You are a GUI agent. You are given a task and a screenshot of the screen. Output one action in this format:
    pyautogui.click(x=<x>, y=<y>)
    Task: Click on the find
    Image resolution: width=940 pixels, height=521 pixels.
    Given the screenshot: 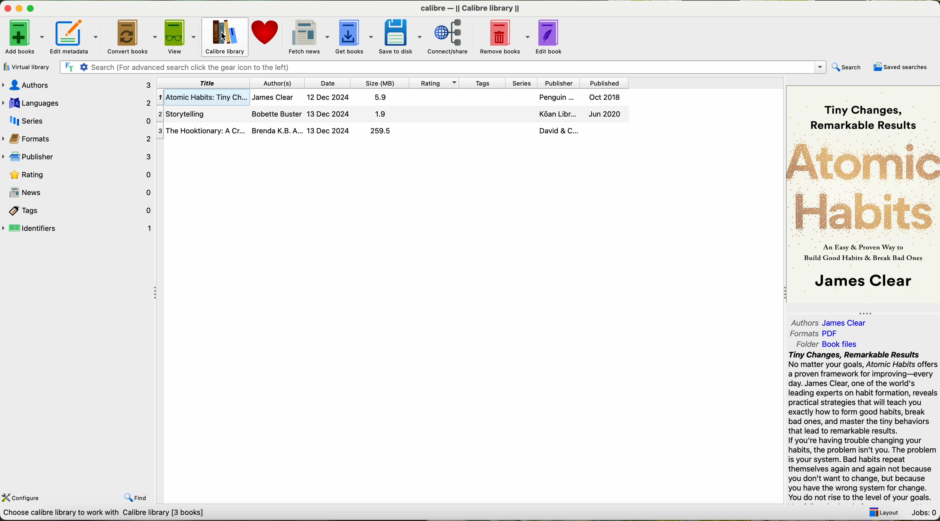 What is the action you would take?
    pyautogui.click(x=138, y=495)
    